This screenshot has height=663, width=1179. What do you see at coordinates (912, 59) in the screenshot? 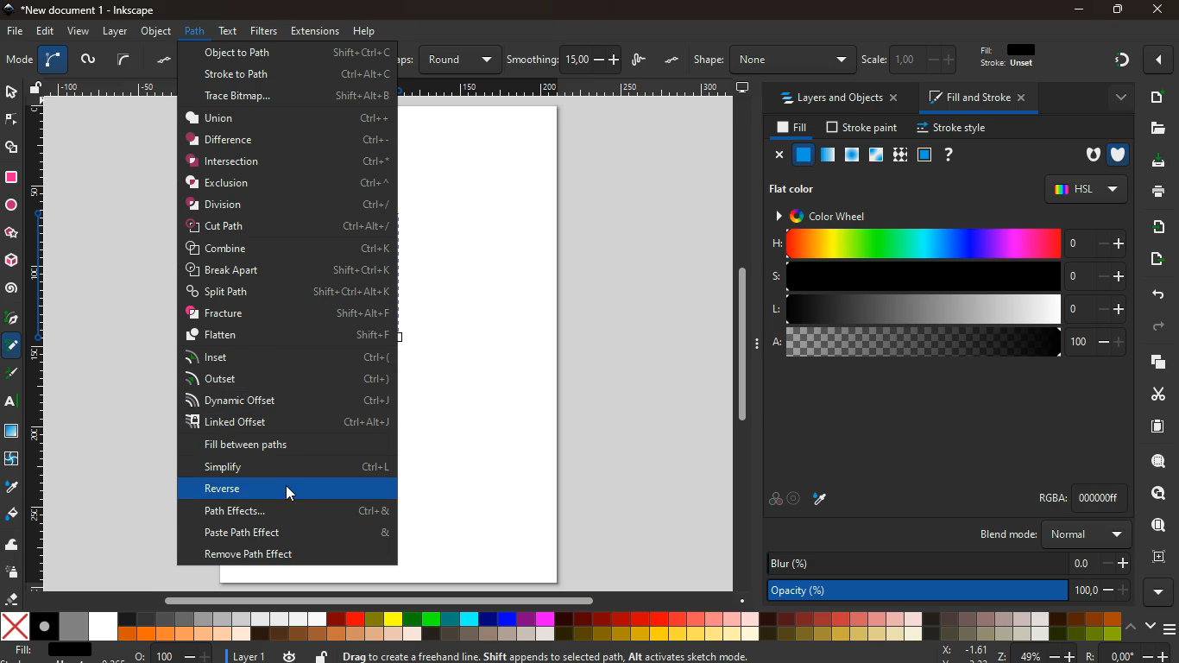
I see `scale` at bounding box center [912, 59].